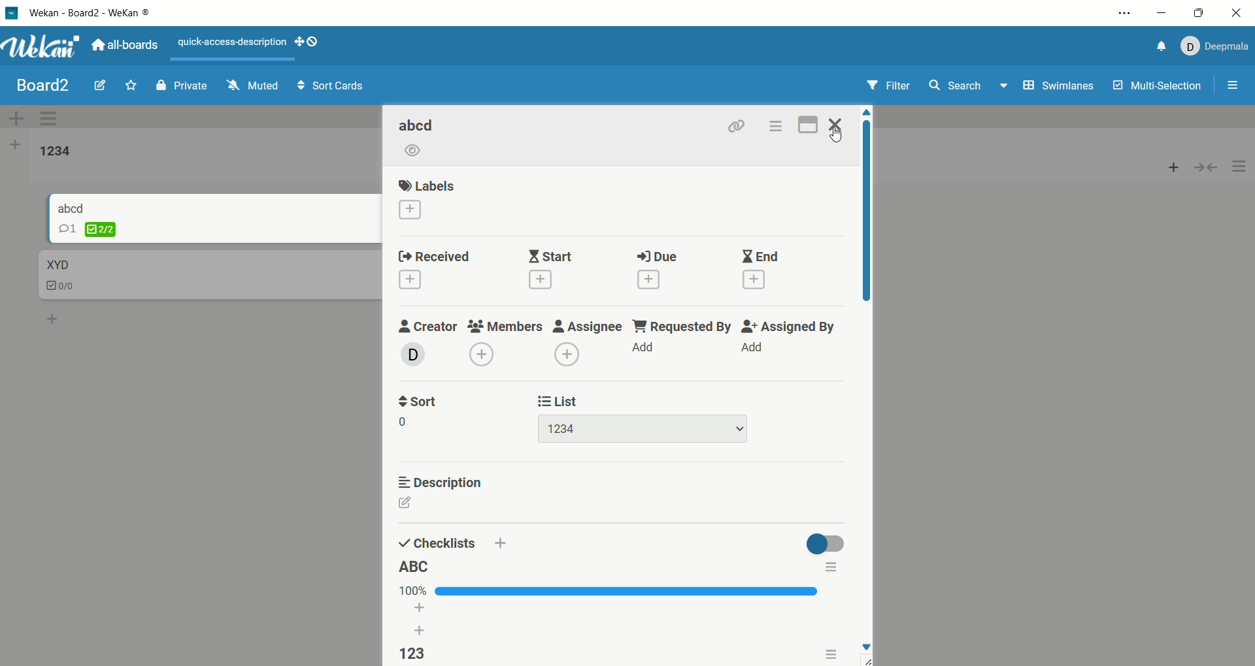 This screenshot has width=1255, height=666. What do you see at coordinates (18, 118) in the screenshot?
I see `add swimlane` at bounding box center [18, 118].